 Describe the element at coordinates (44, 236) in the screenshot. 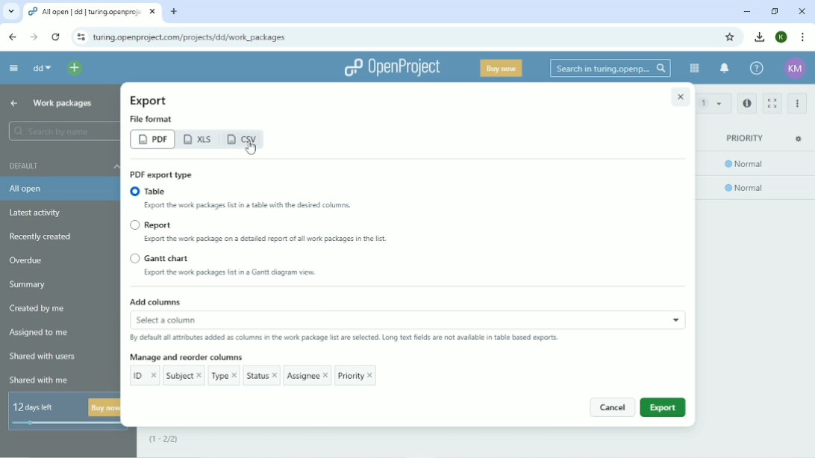

I see `Recently created` at that location.